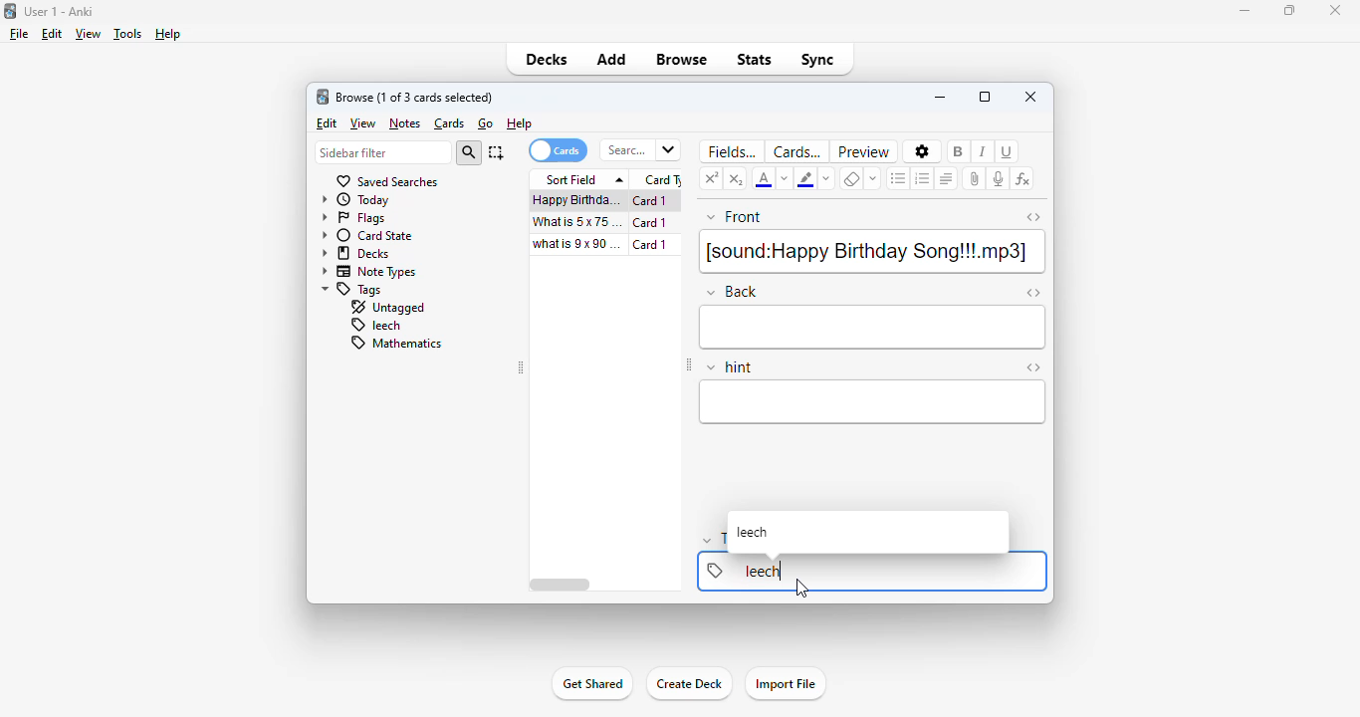 The width and height of the screenshot is (1360, 717). What do you see at coordinates (922, 178) in the screenshot?
I see `ordered list` at bounding box center [922, 178].